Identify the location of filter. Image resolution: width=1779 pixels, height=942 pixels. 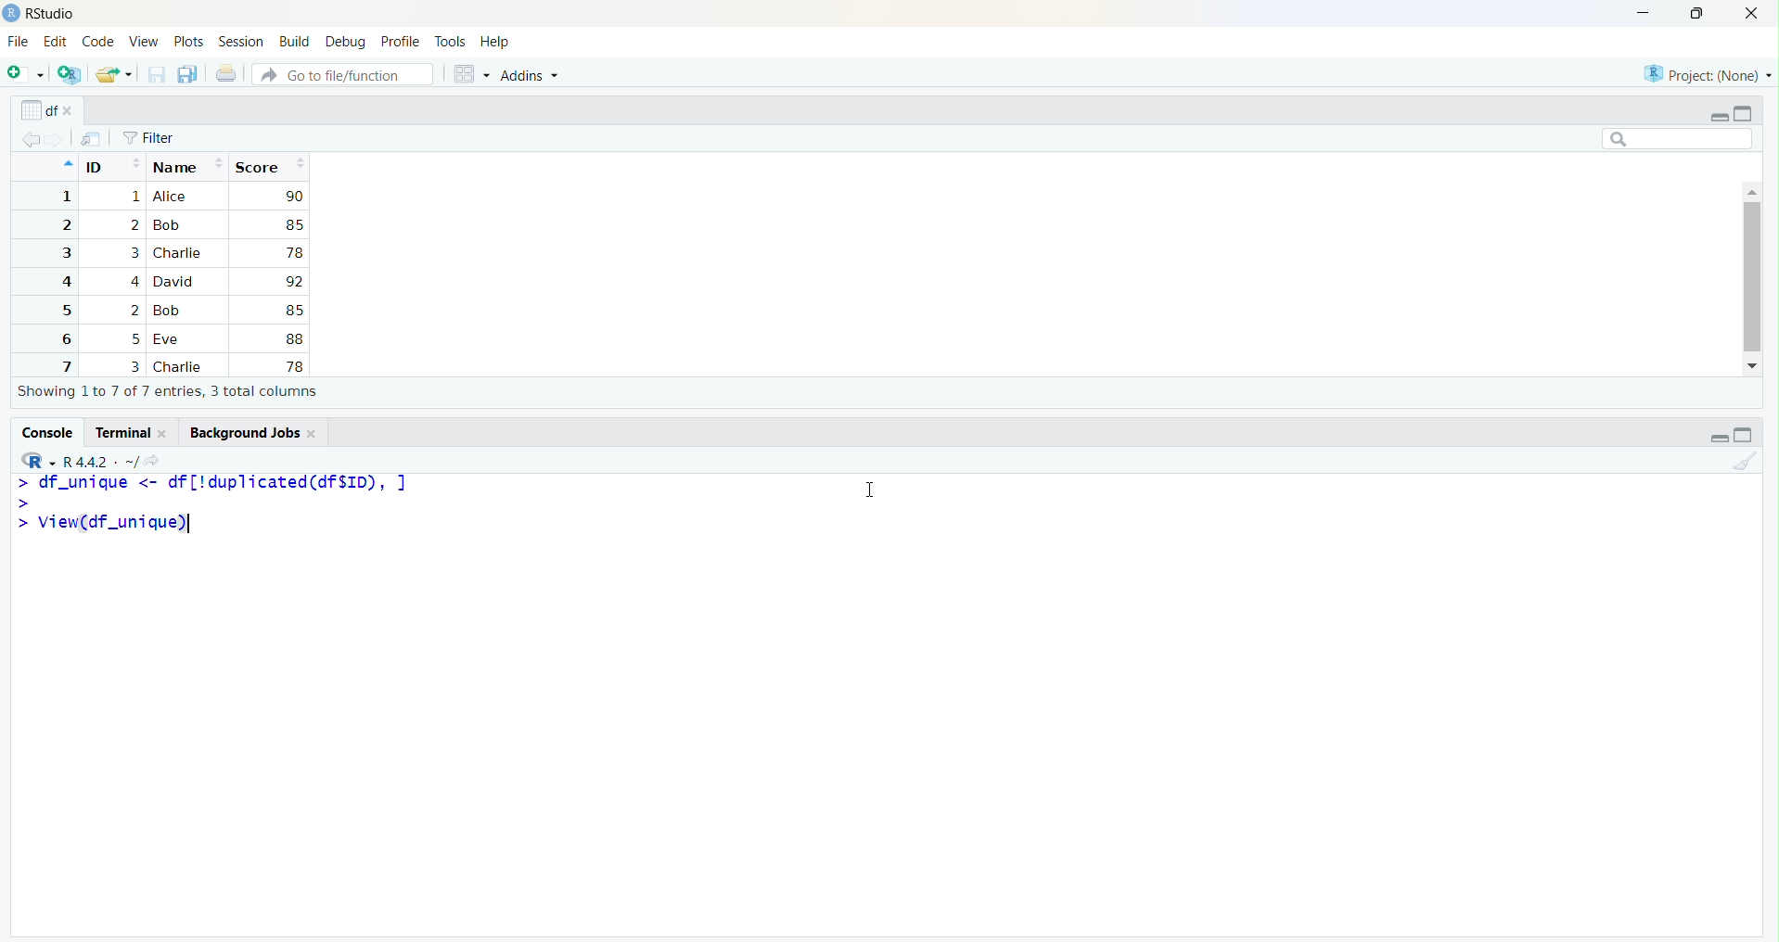
(149, 138).